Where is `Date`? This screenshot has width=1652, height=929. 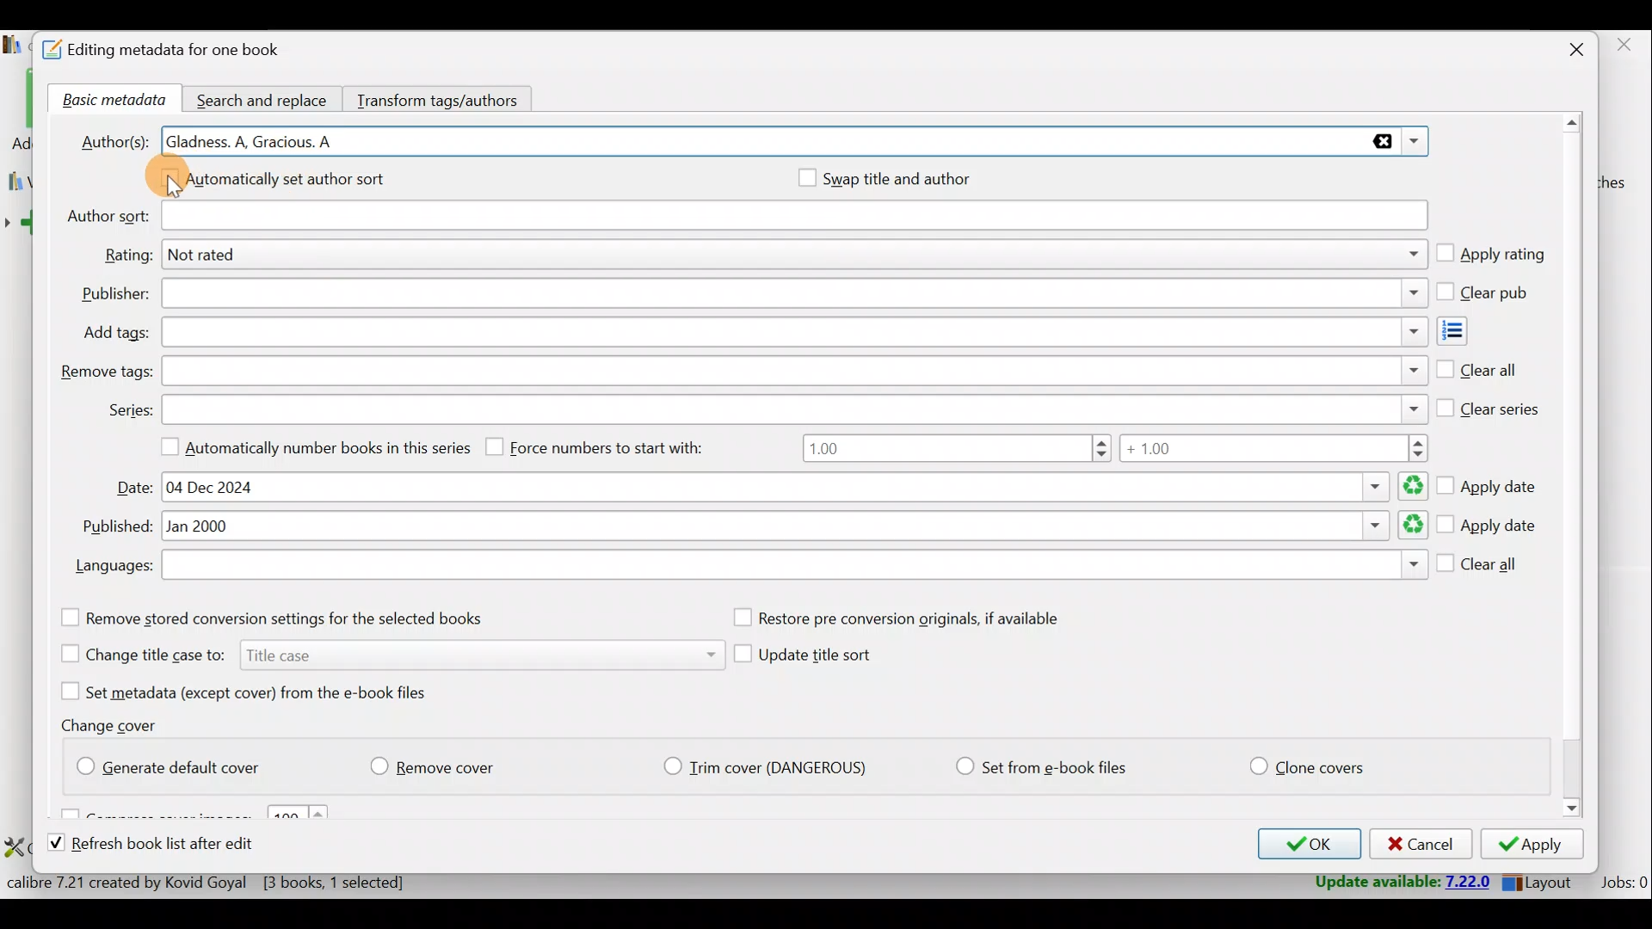 Date is located at coordinates (792, 487).